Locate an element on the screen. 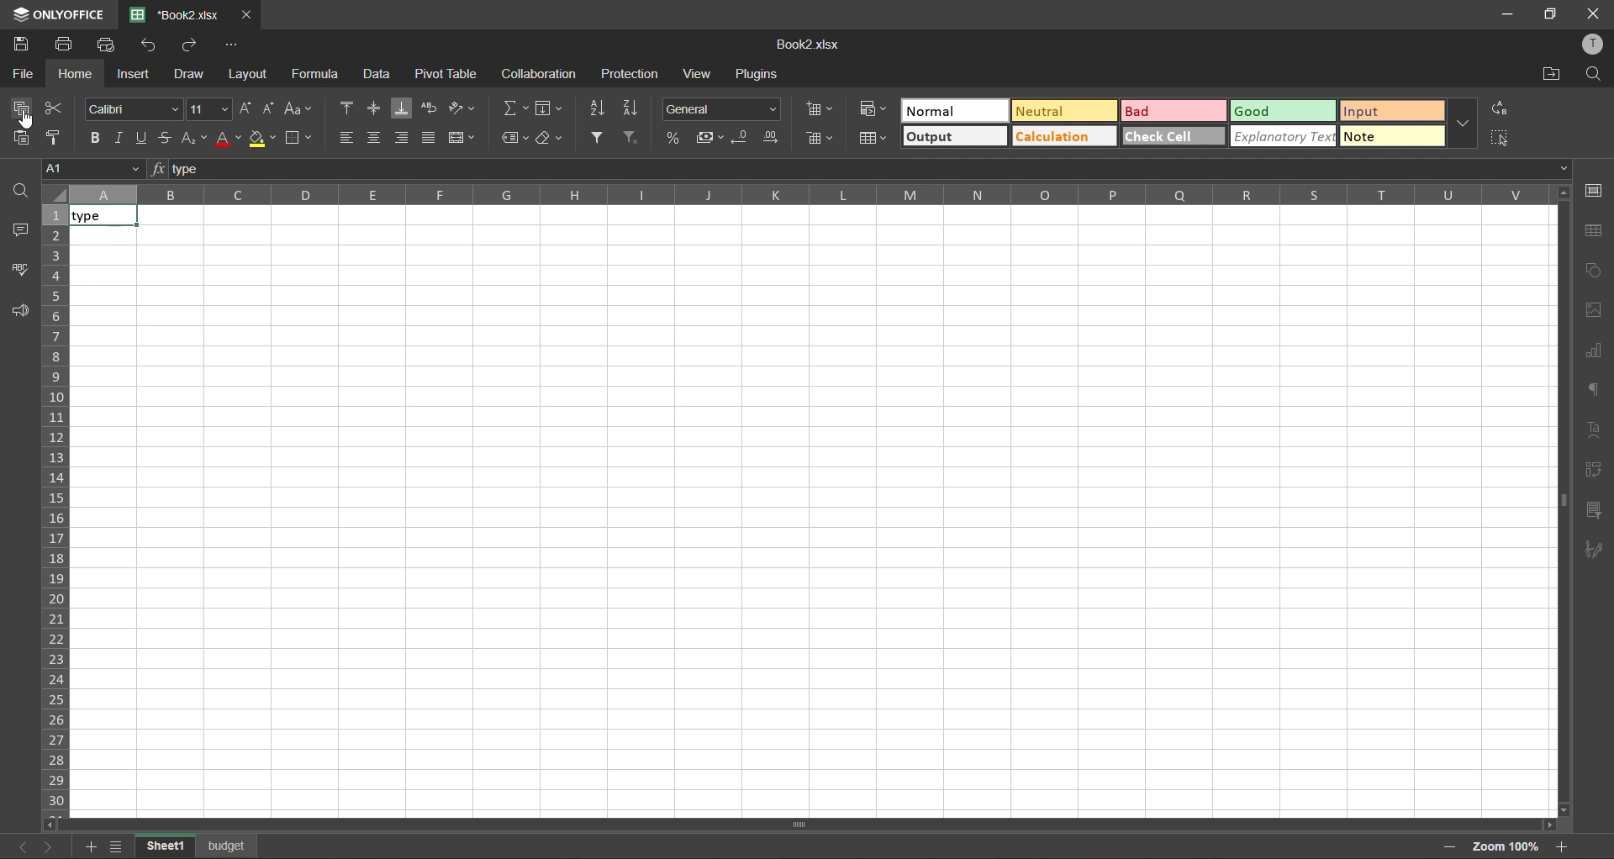 Image resolution: width=1614 pixels, height=859 pixels. percent is located at coordinates (671, 137).